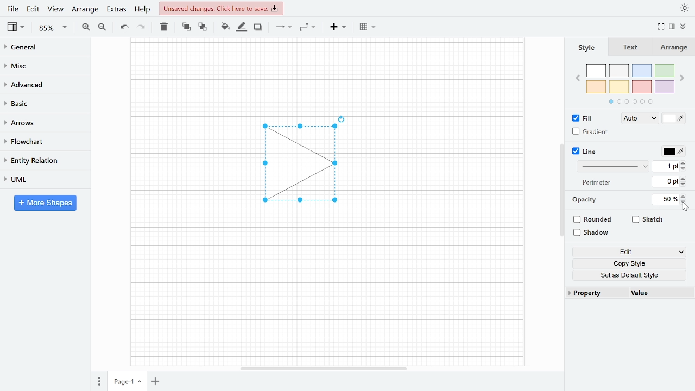 The width and height of the screenshot is (695, 391). What do you see at coordinates (596, 293) in the screenshot?
I see `Property` at bounding box center [596, 293].